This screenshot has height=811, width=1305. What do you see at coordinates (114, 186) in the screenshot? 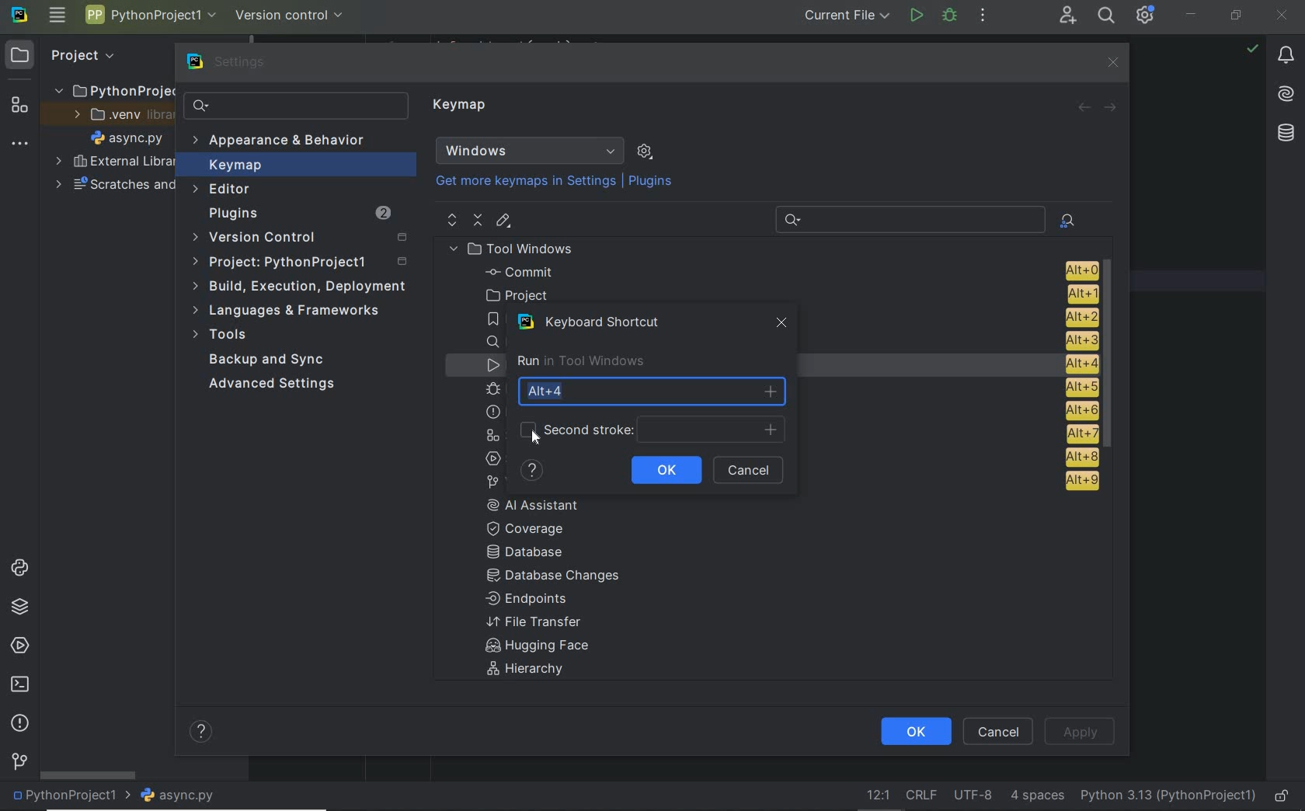
I see `scratches and consoles` at bounding box center [114, 186].